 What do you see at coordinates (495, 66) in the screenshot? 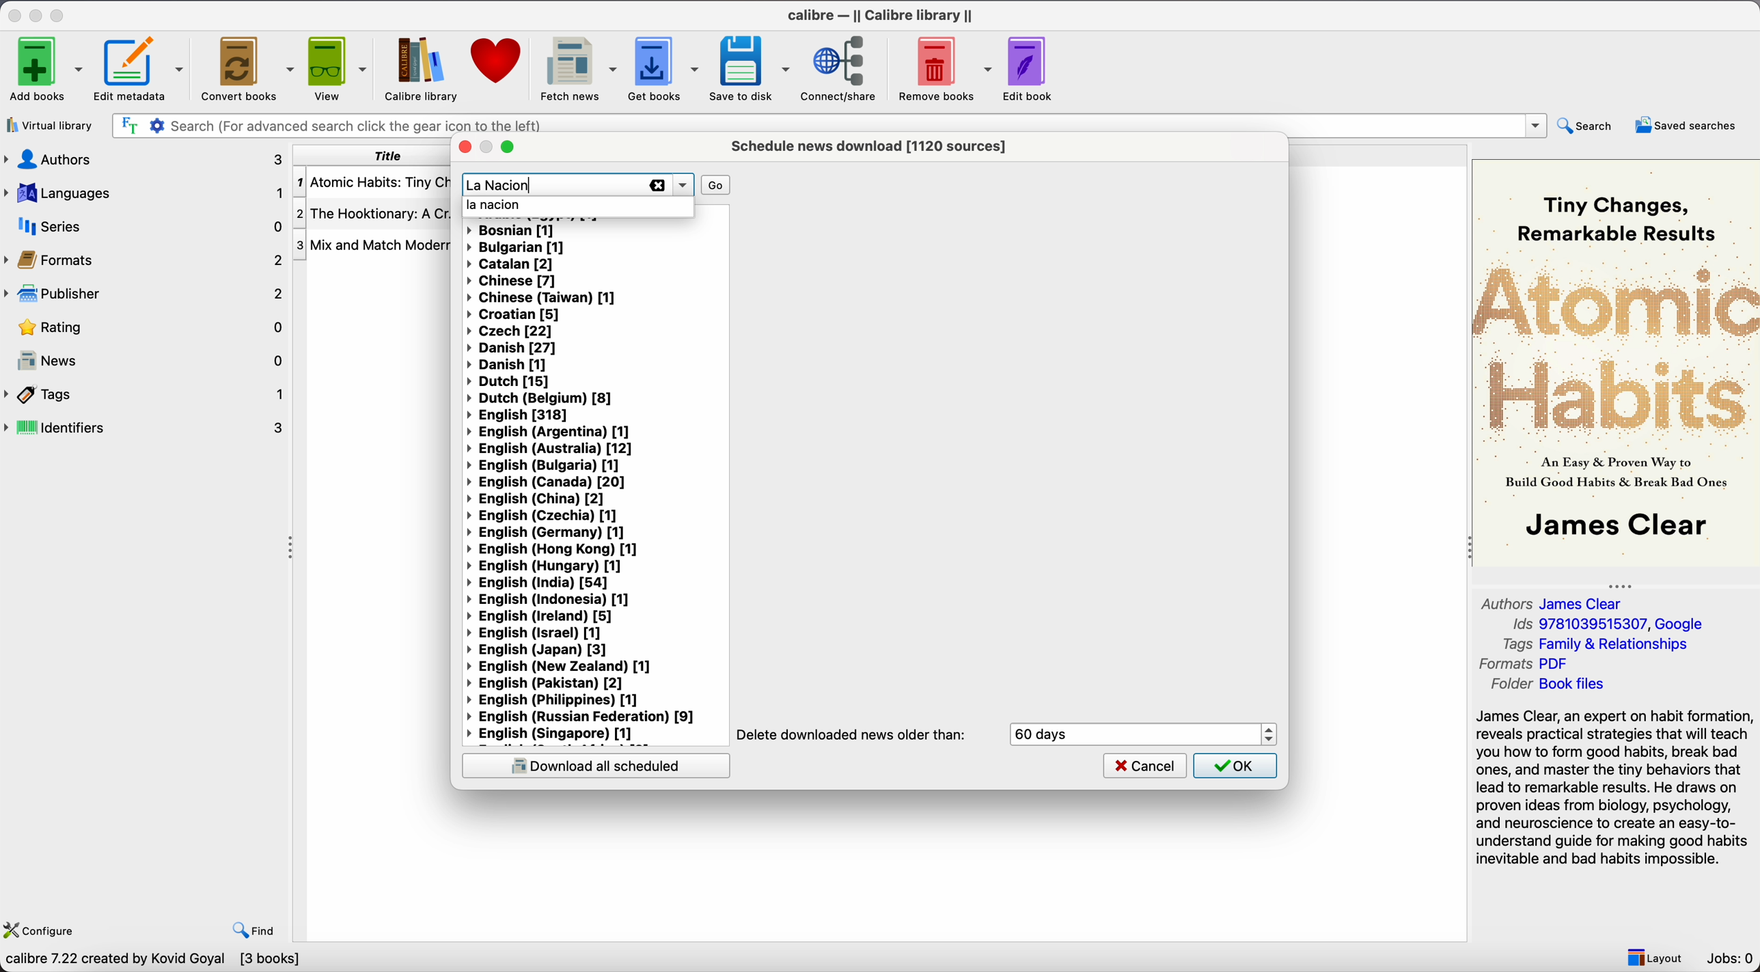
I see `donate` at bounding box center [495, 66].